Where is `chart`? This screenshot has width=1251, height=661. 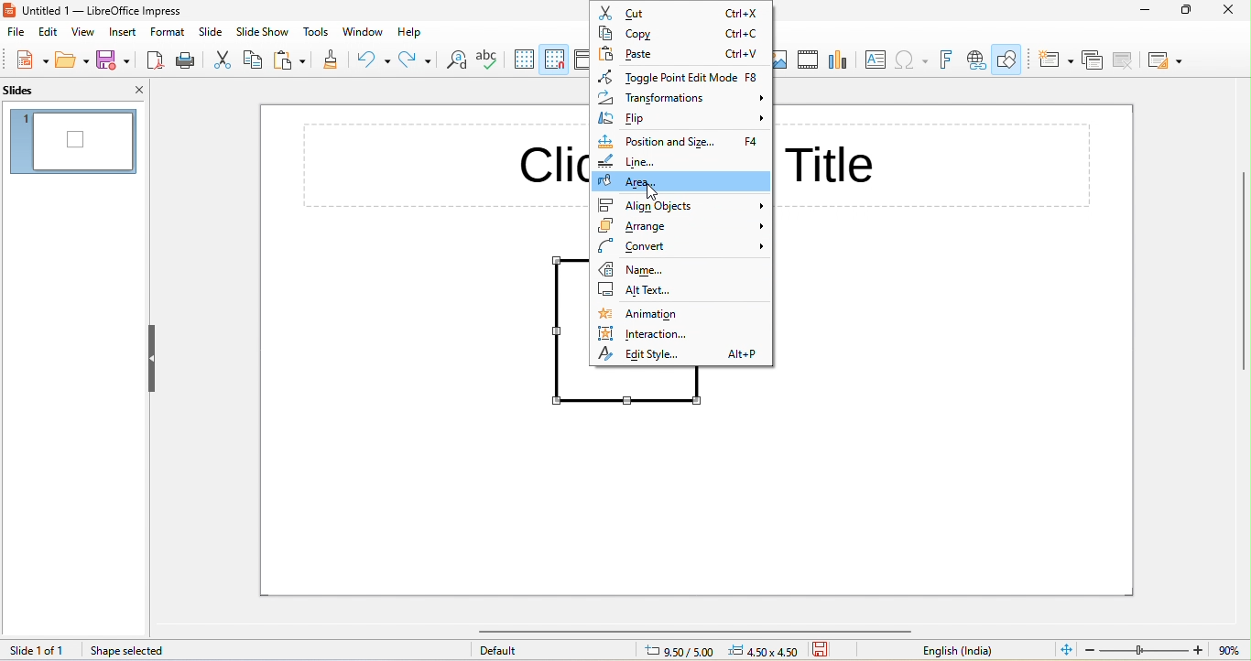 chart is located at coordinates (839, 61).